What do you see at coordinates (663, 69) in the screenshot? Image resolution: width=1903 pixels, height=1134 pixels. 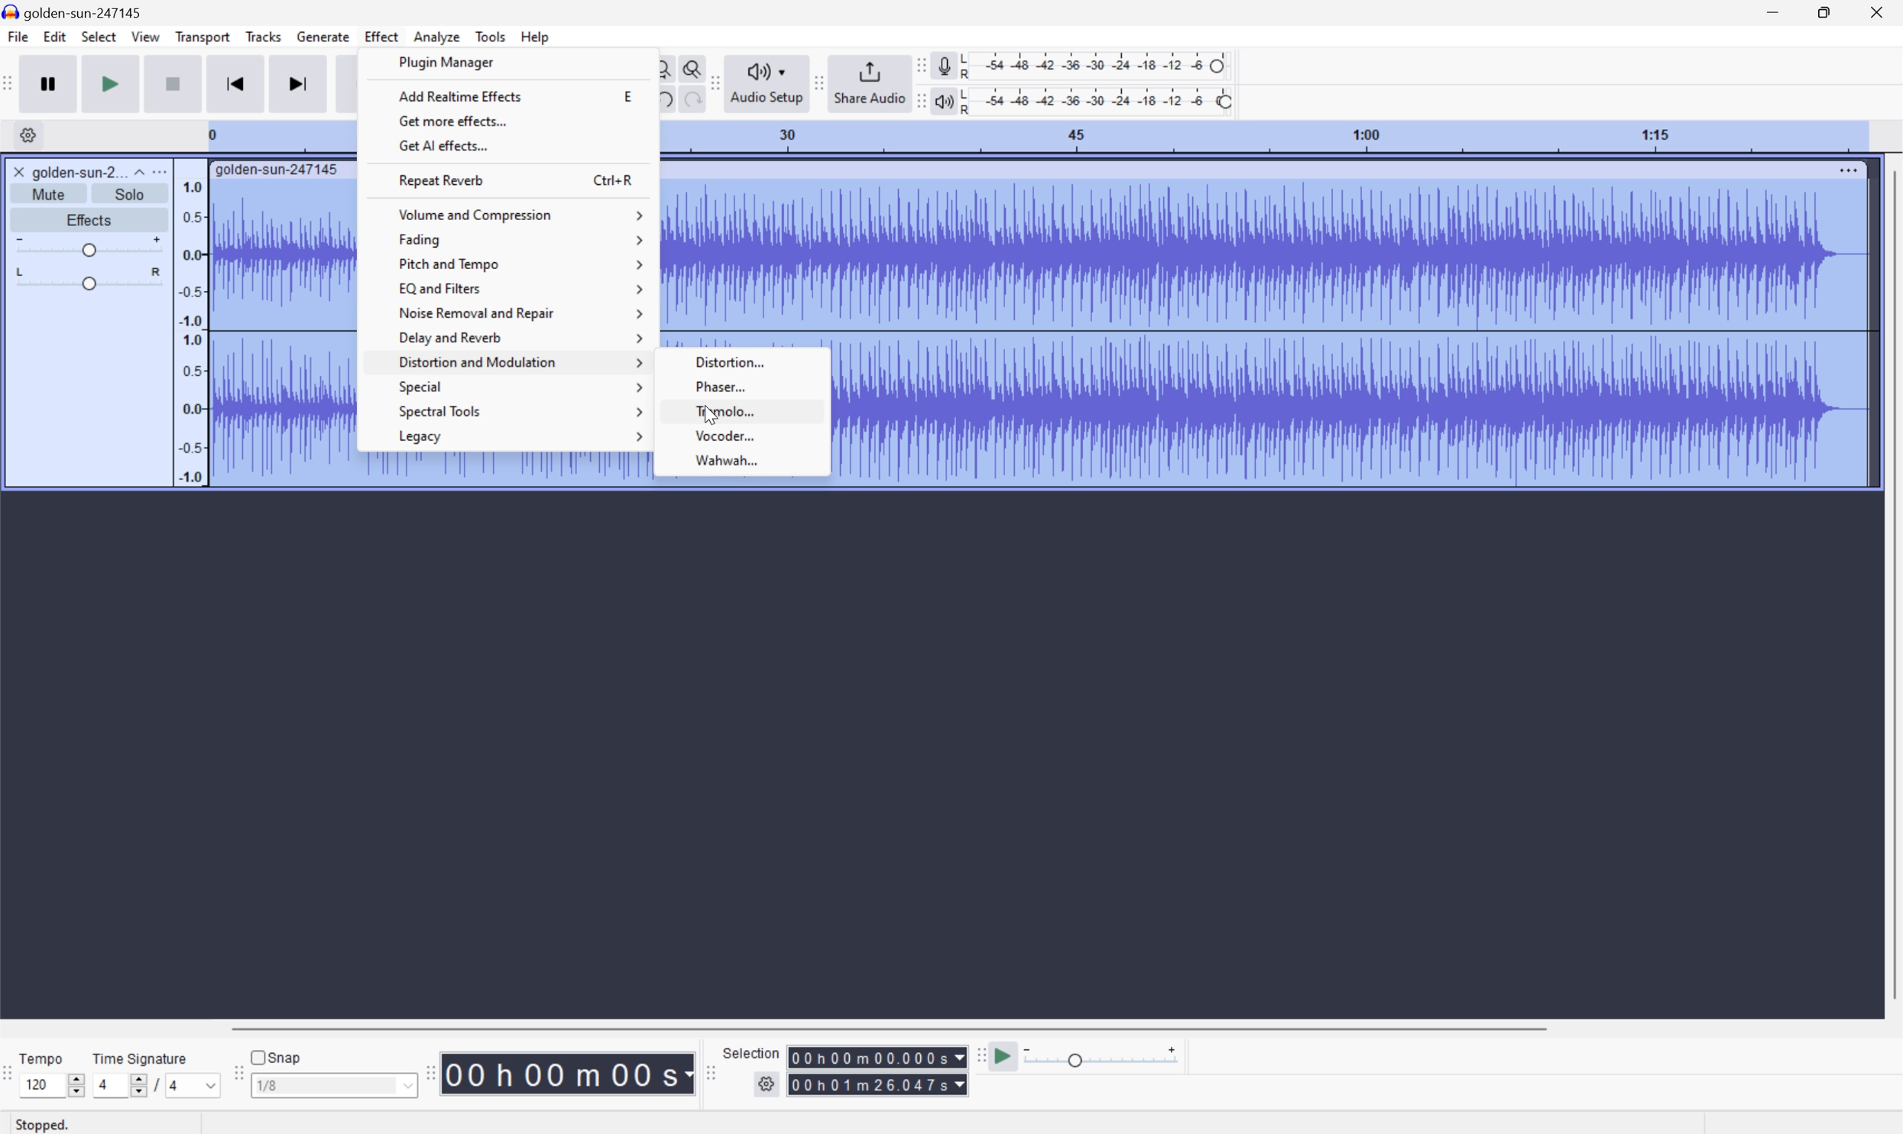 I see `Fit project to width` at bounding box center [663, 69].